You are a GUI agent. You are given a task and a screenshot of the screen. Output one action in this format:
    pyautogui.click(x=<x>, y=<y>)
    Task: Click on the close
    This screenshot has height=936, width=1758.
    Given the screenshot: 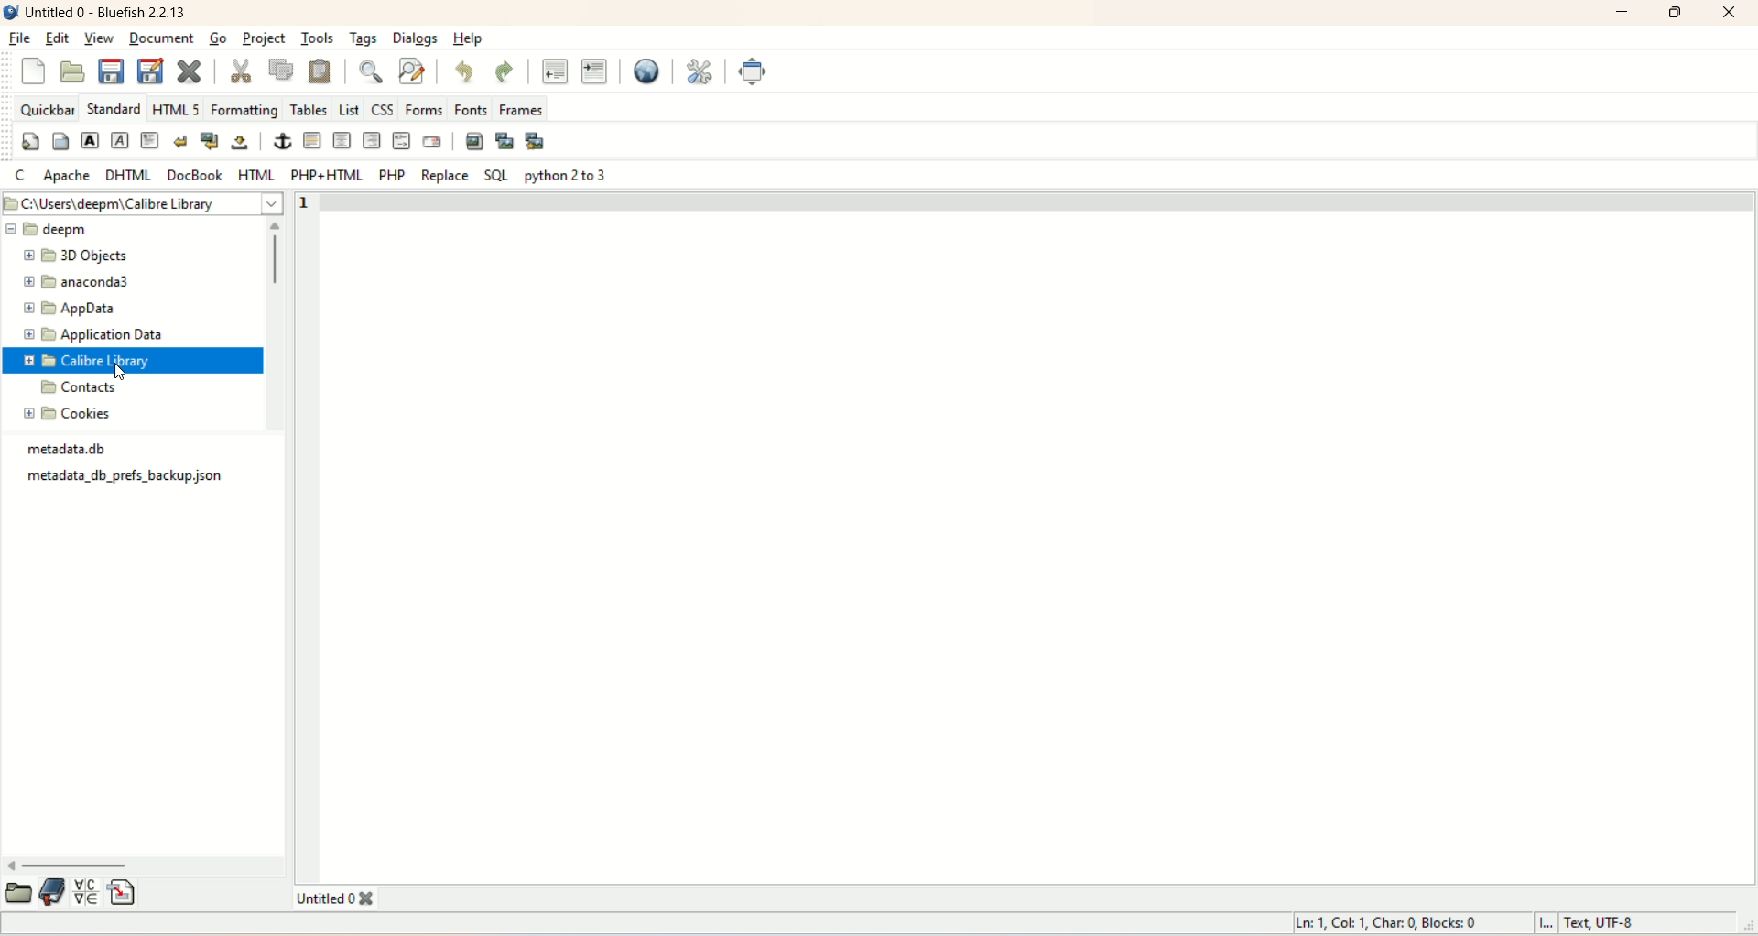 What is the action you would take?
    pyautogui.click(x=1727, y=15)
    